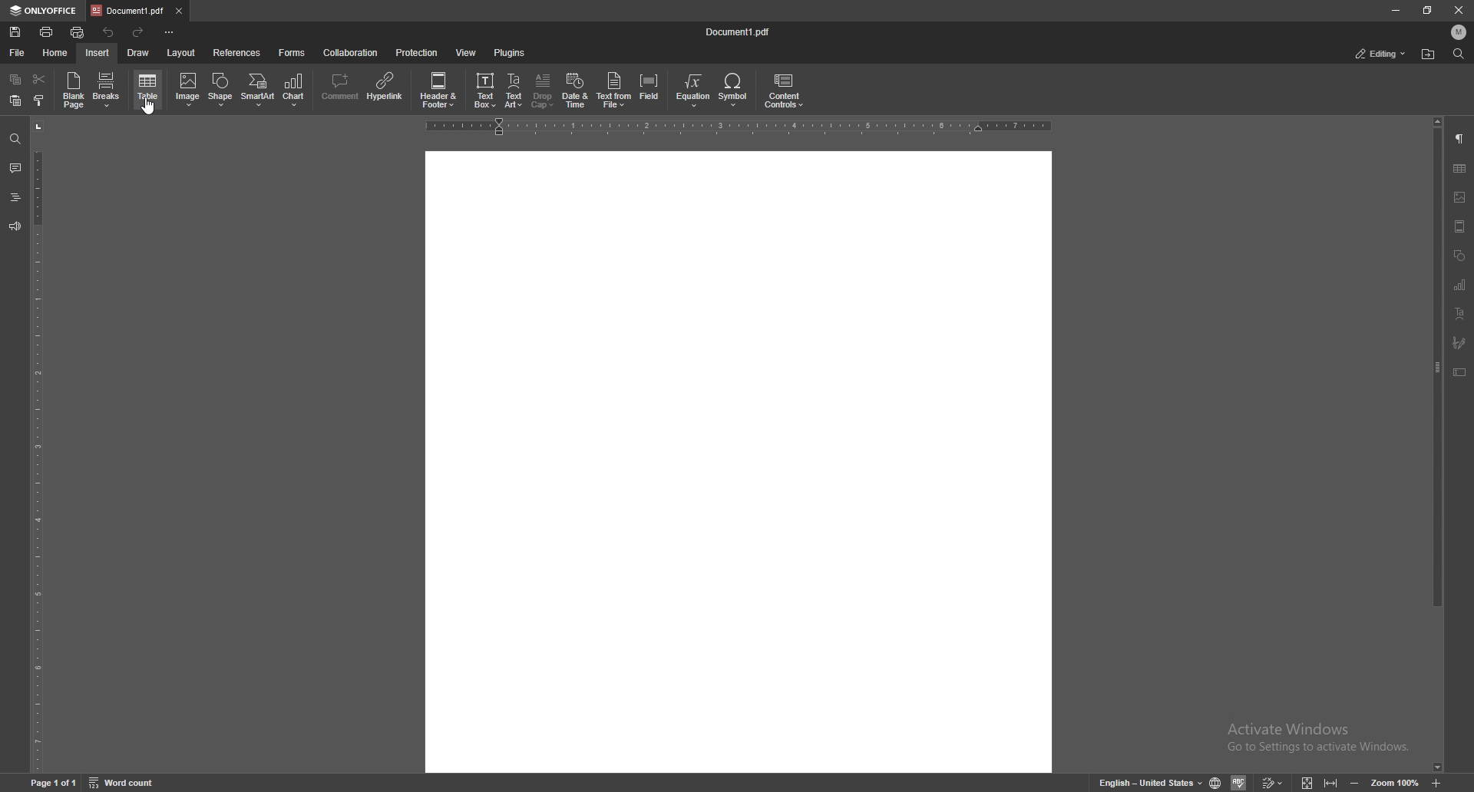 Image resolution: width=1474 pixels, height=792 pixels. What do you see at coordinates (1461, 286) in the screenshot?
I see `chart` at bounding box center [1461, 286].